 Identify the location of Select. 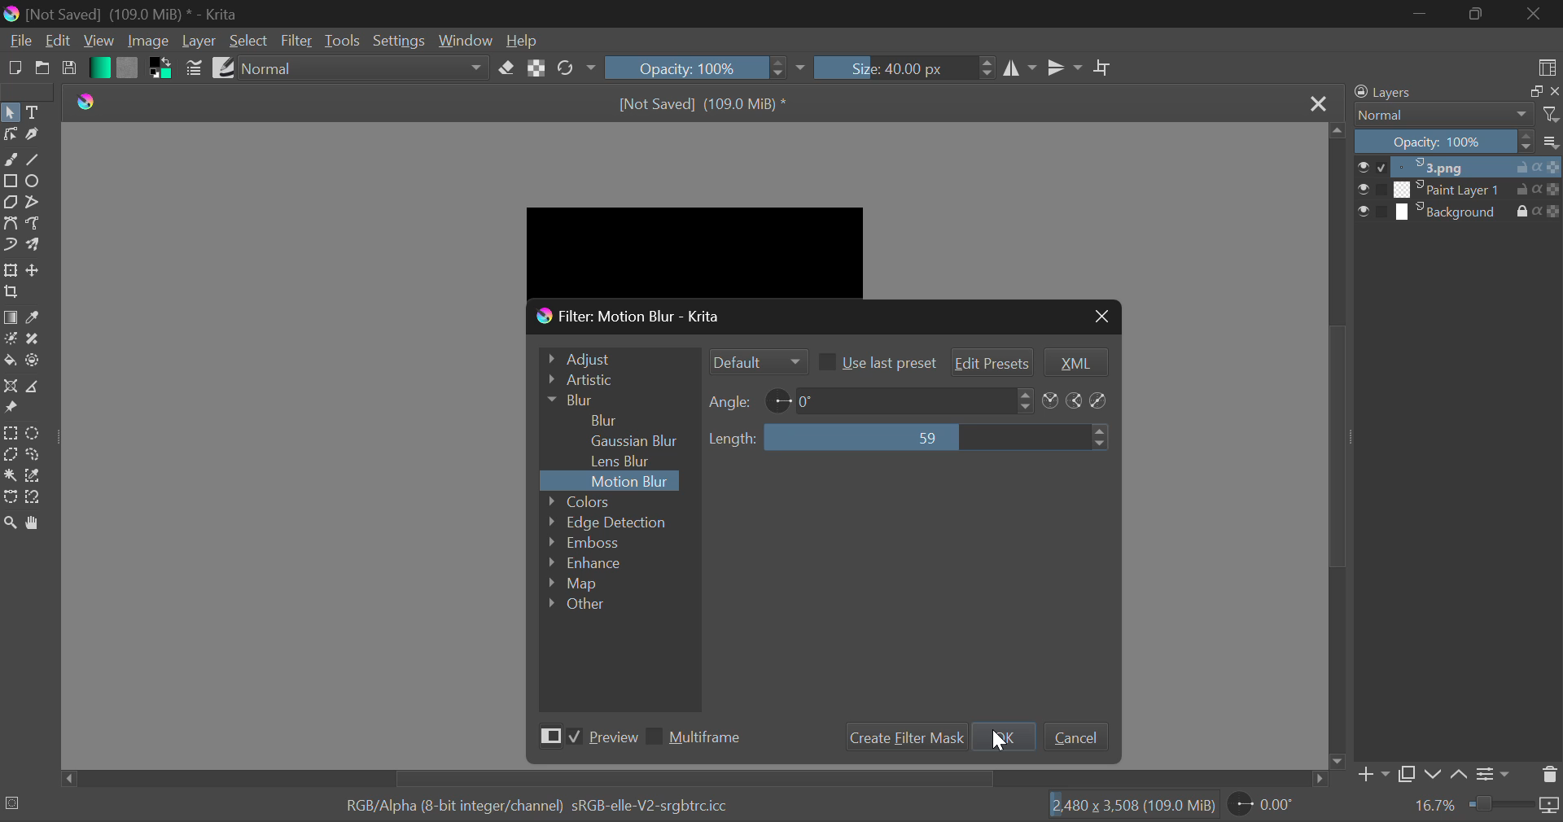
(249, 41).